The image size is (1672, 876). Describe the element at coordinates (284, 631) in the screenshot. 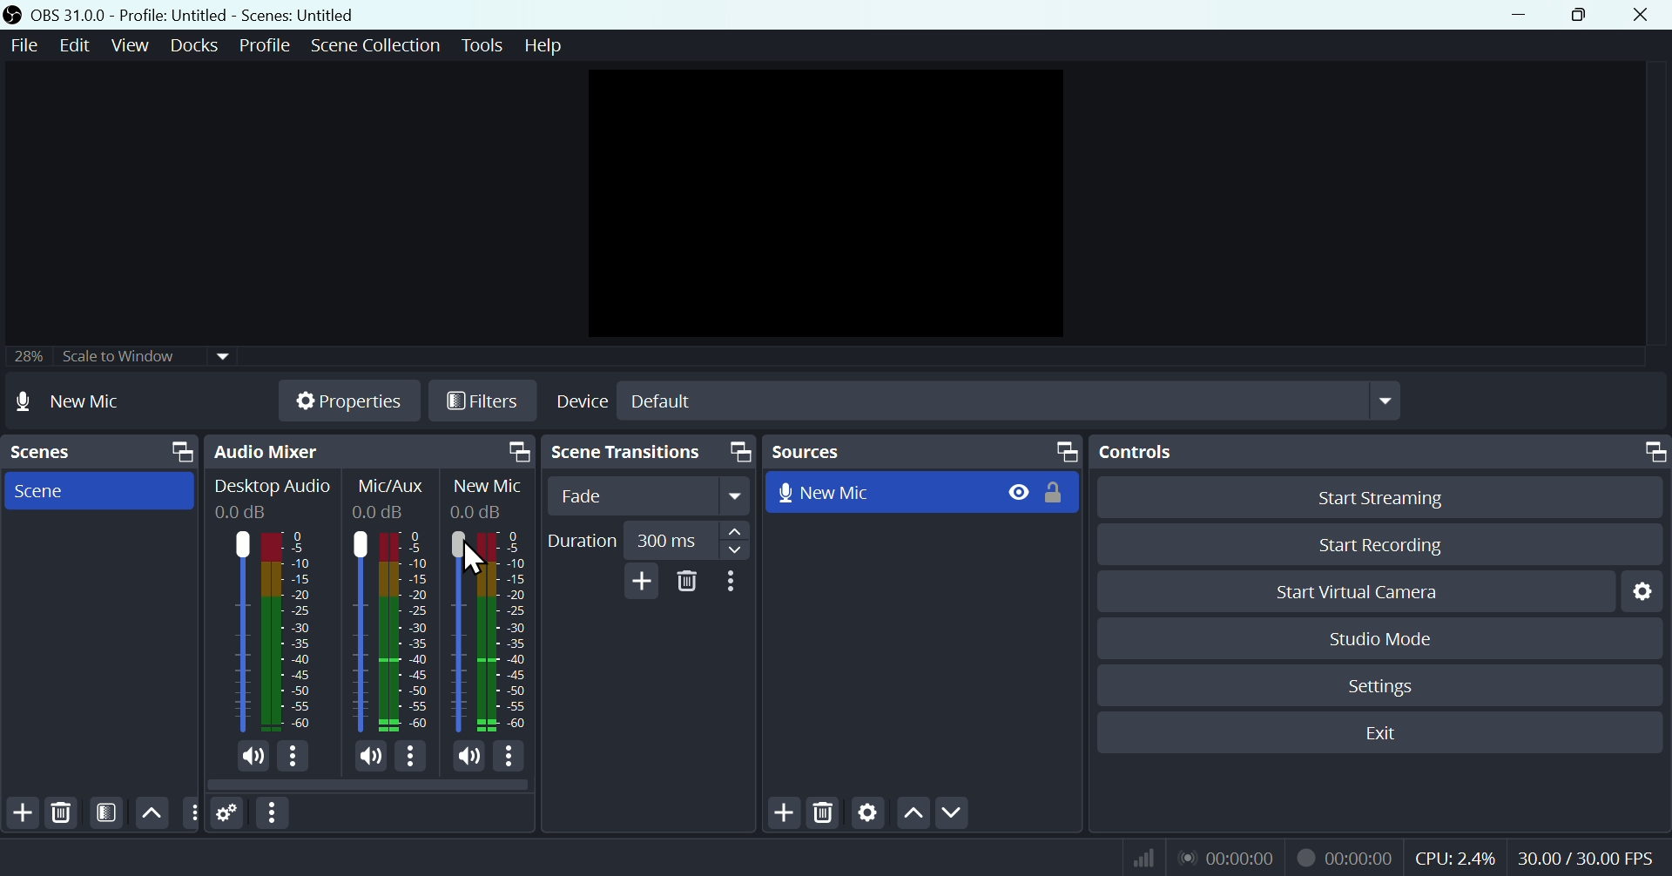

I see `Desktop Audio bar` at that location.